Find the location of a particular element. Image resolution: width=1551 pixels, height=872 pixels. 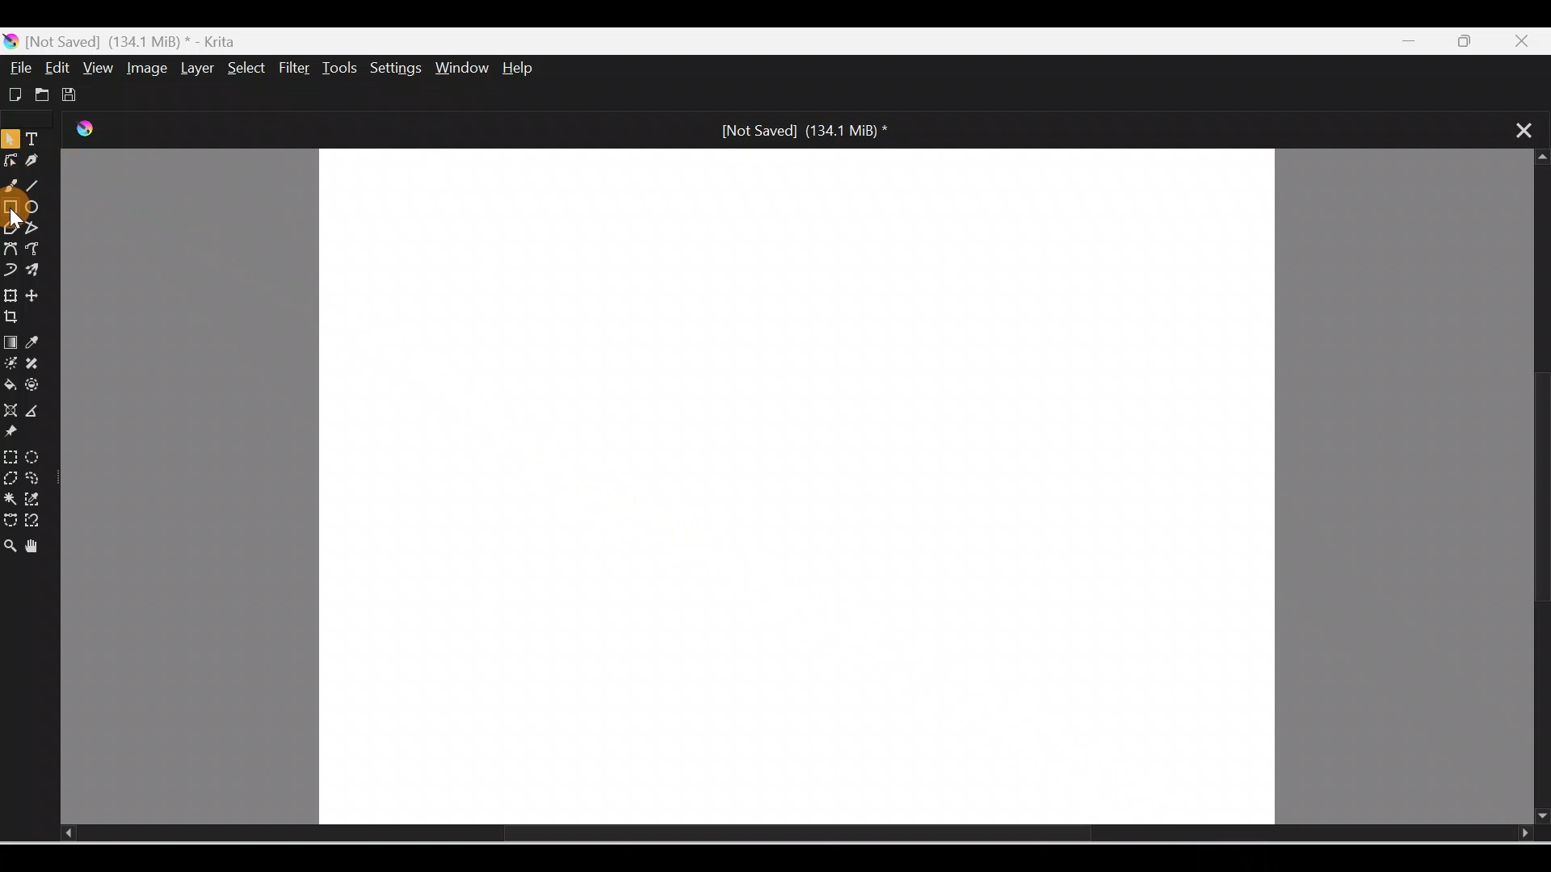

Freehand brush tool is located at coordinates (13, 188).